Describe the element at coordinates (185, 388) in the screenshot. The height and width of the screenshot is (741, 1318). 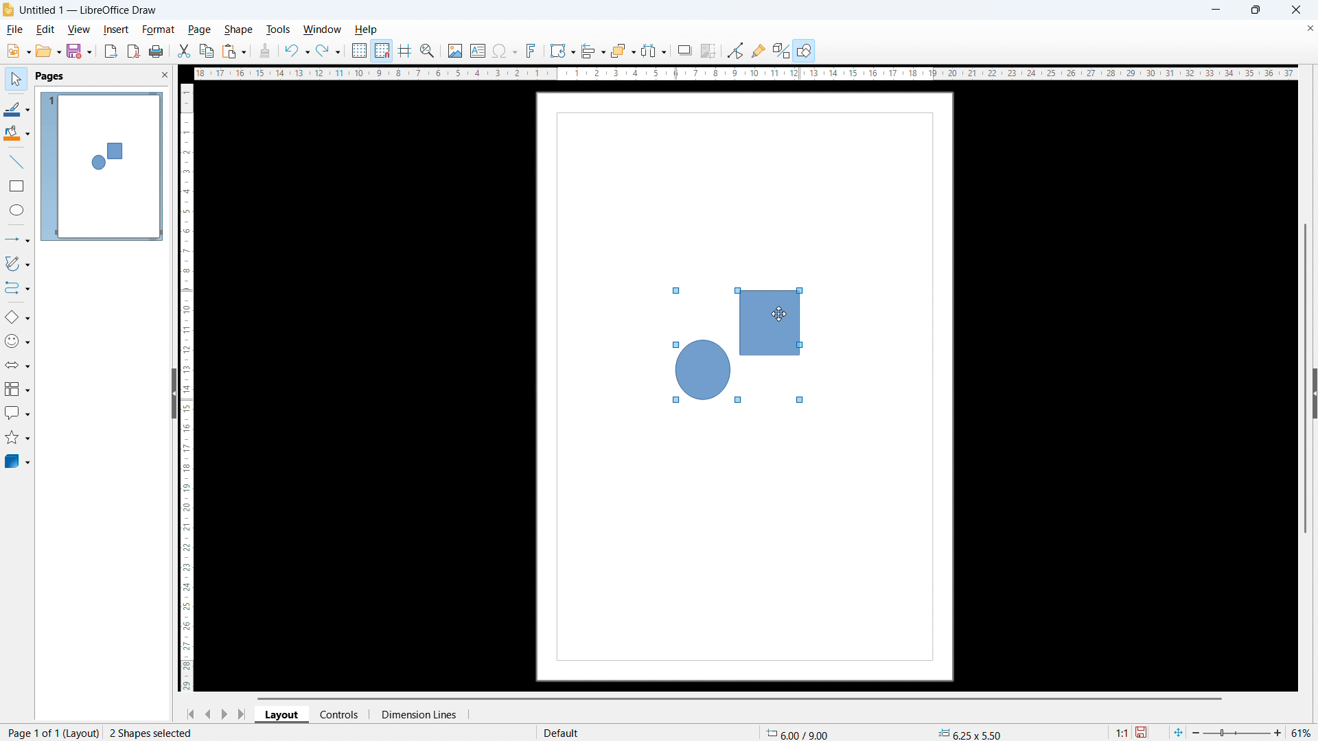
I see `vertical ruler` at that location.